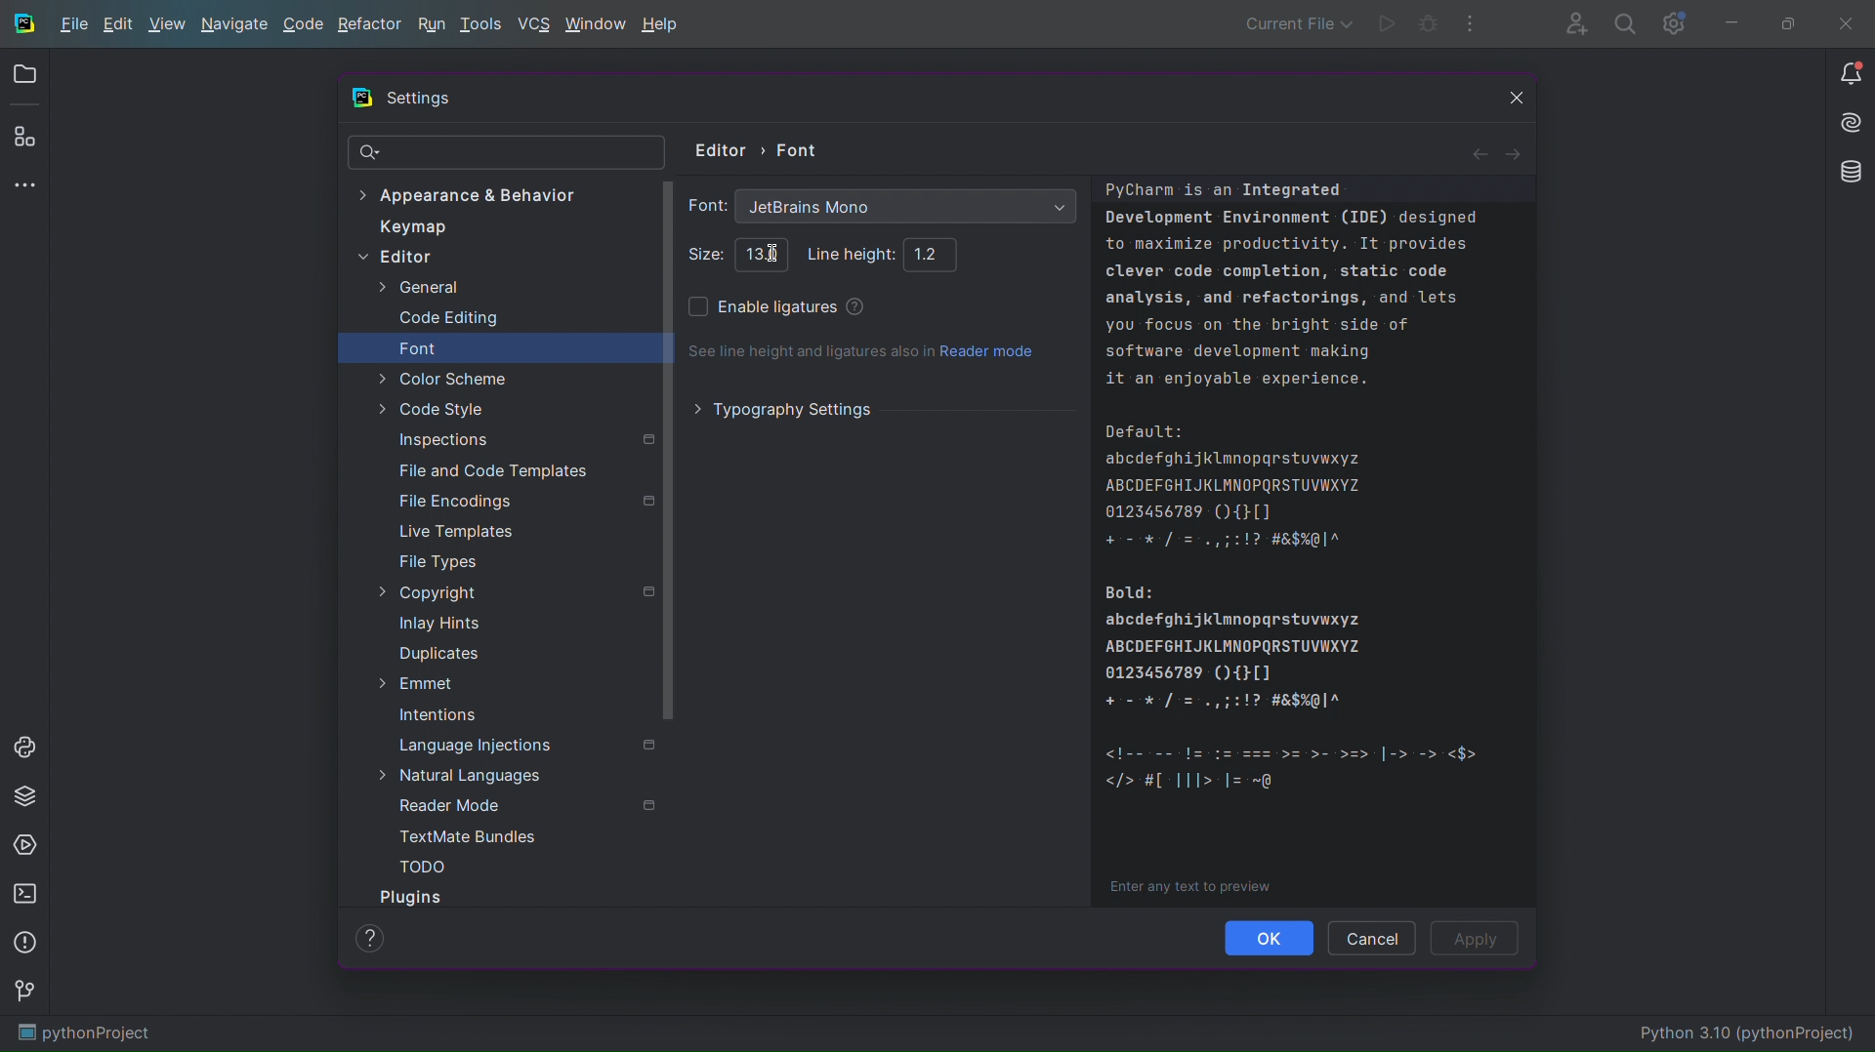 The width and height of the screenshot is (1875, 1052). I want to click on Help, so click(661, 26).